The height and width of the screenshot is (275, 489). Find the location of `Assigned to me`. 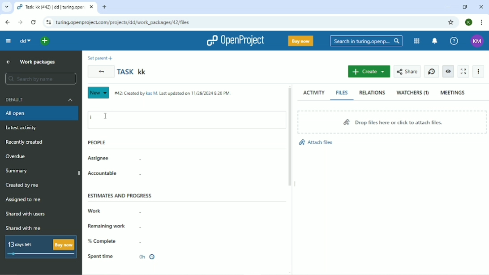

Assigned to me is located at coordinates (24, 200).